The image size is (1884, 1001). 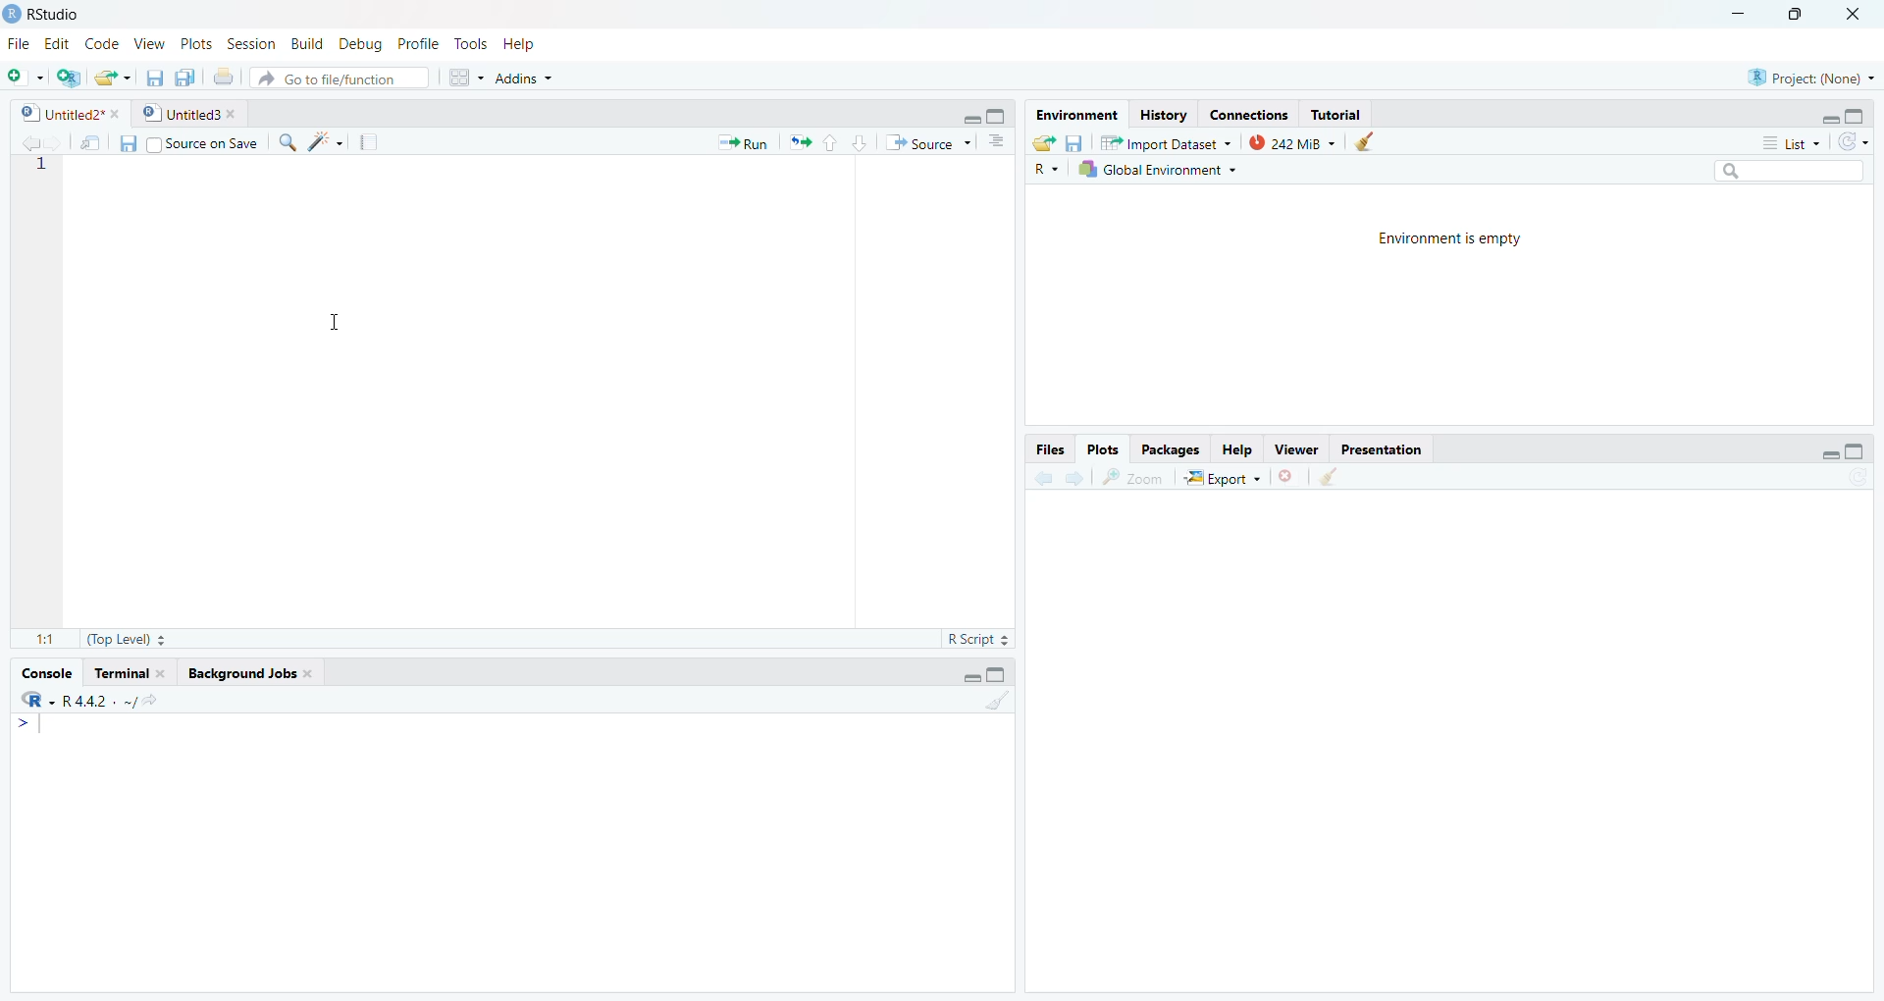 I want to click on minimize, so click(x=968, y=679).